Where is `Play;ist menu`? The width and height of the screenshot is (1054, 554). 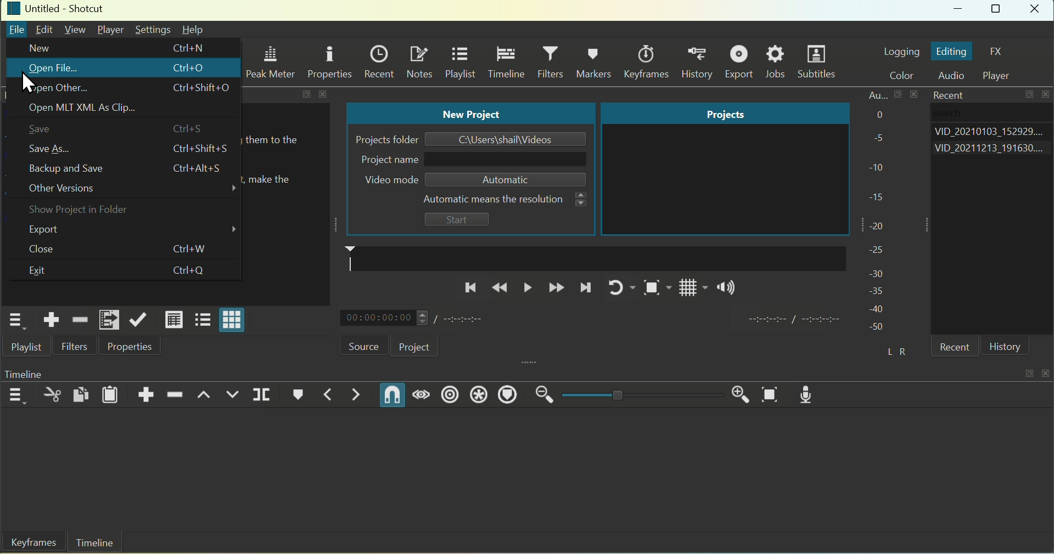
Play;ist menu is located at coordinates (14, 321).